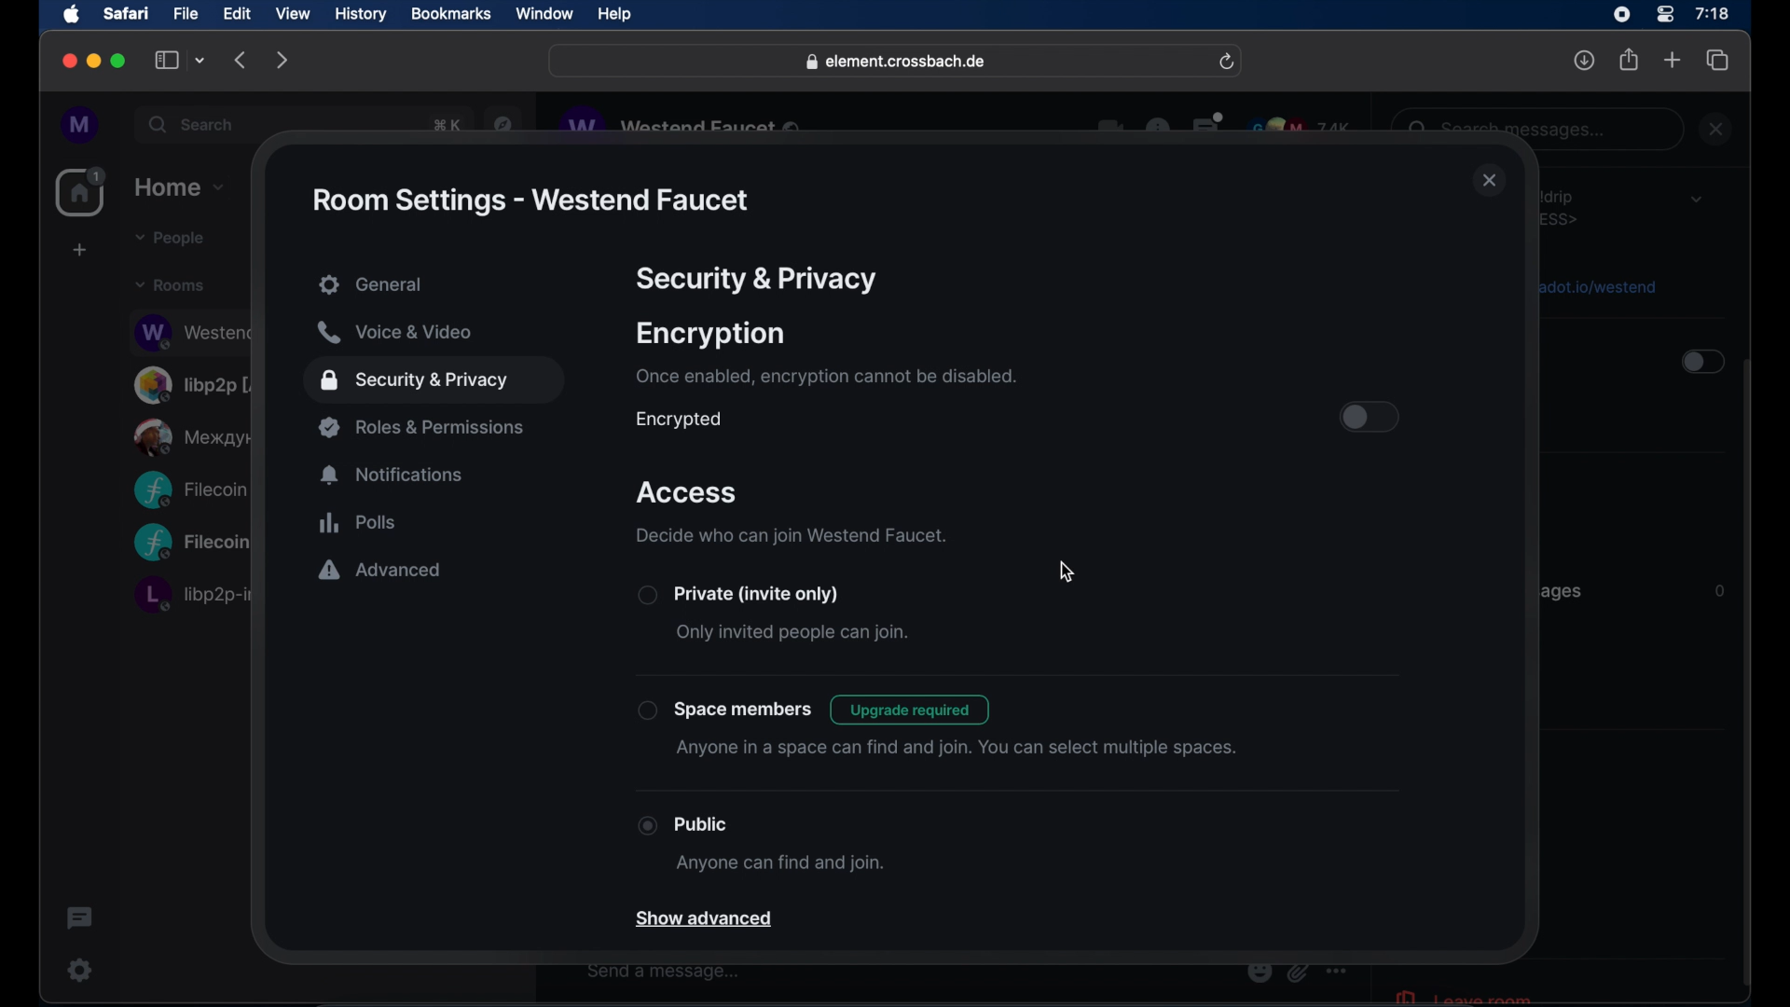 The width and height of the screenshot is (1790, 1007). Describe the element at coordinates (1462, 995) in the screenshot. I see `leave room` at that location.